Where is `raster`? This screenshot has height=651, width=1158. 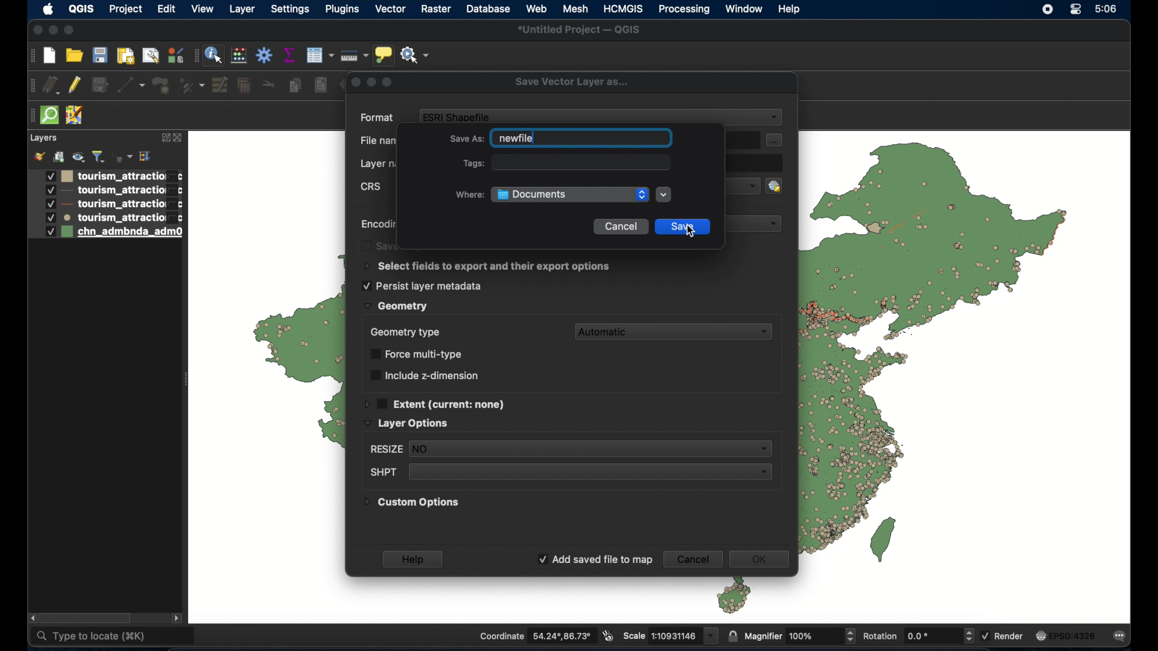 raster is located at coordinates (435, 9).